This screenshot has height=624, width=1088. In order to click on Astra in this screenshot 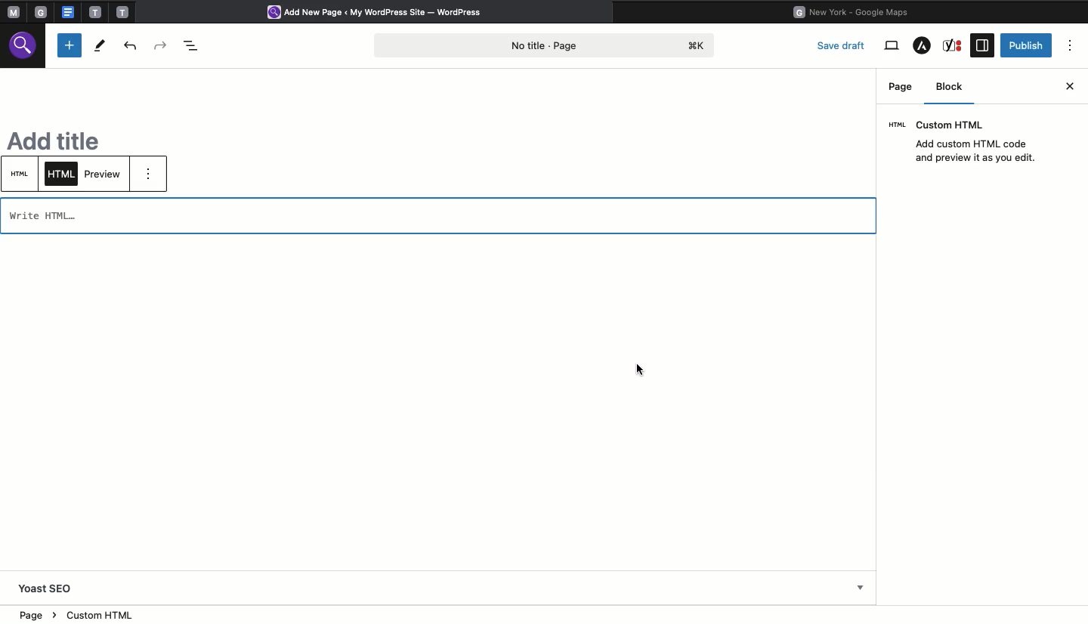, I will do `click(922, 47)`.